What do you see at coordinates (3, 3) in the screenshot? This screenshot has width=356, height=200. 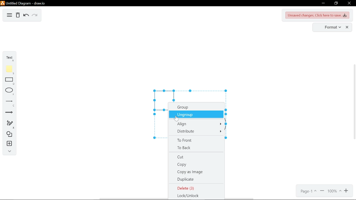 I see `logo` at bounding box center [3, 3].